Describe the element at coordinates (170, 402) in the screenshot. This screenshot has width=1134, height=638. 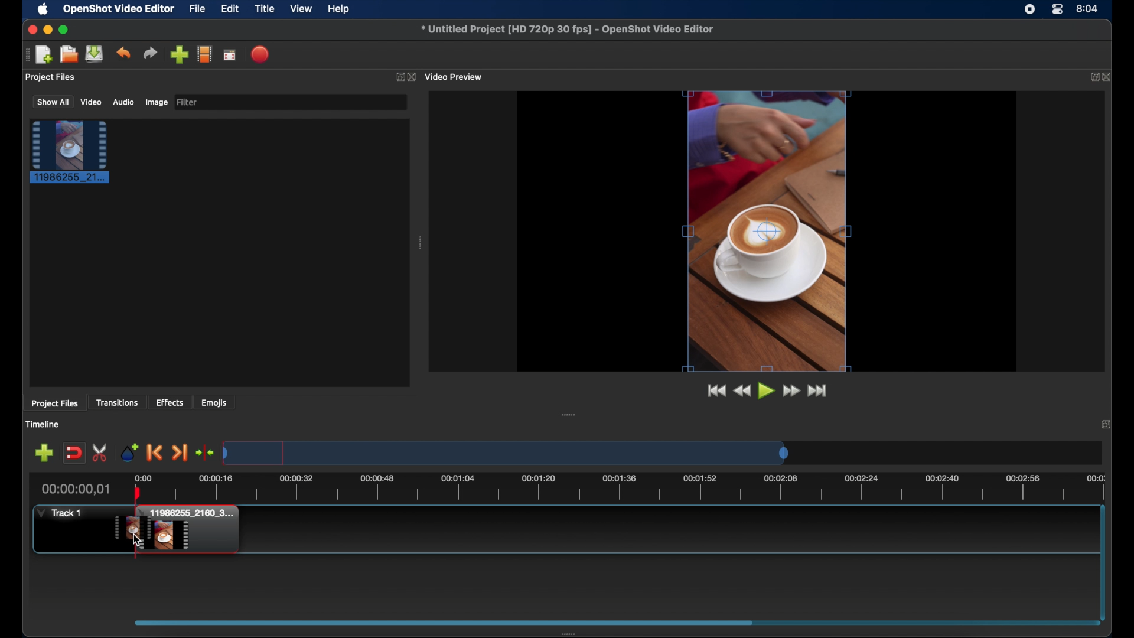
I see `effects` at that location.